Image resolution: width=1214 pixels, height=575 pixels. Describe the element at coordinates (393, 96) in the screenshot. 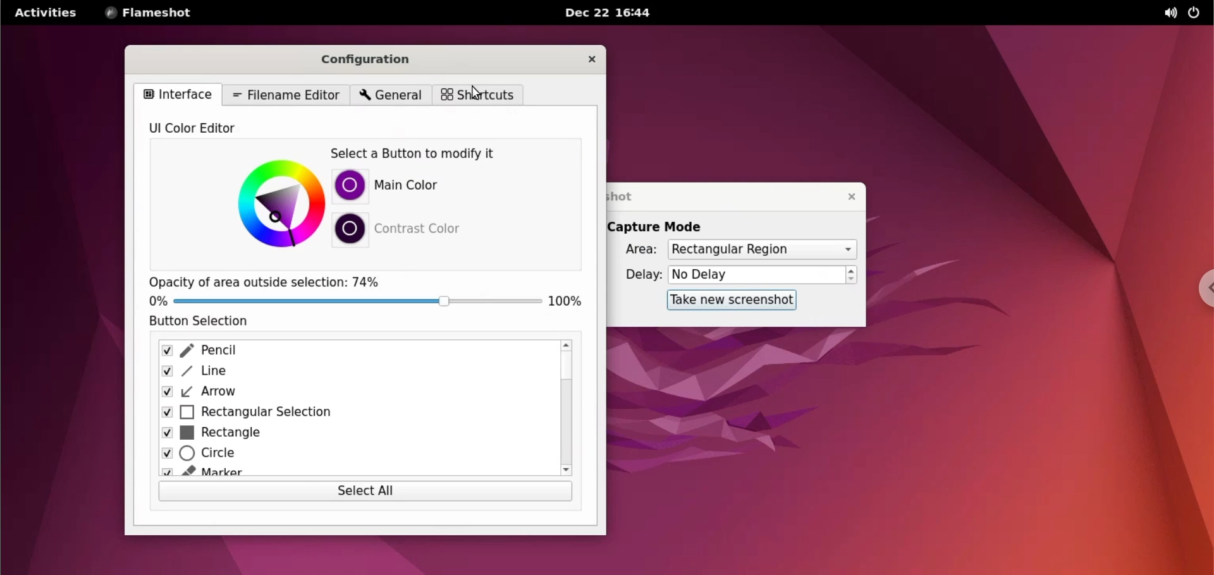

I see `general` at that location.